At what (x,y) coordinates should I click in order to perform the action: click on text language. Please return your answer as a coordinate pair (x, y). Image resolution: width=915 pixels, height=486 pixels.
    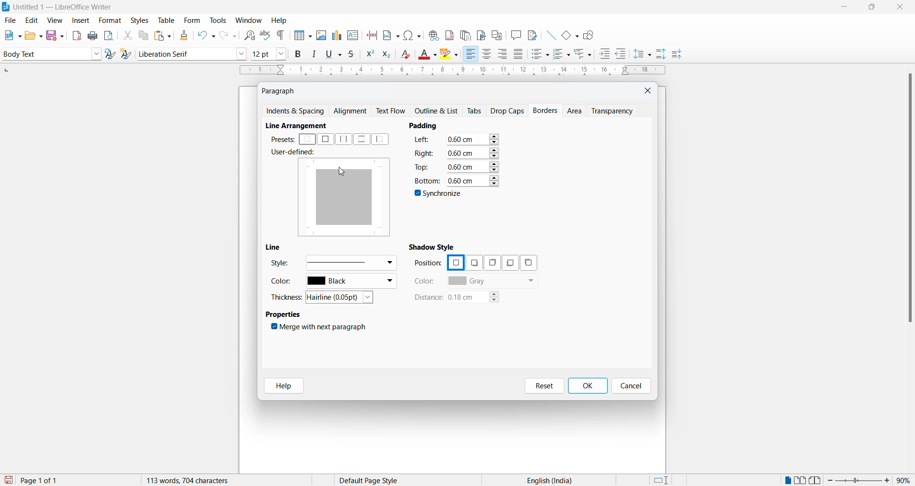
    Looking at the image, I should click on (546, 480).